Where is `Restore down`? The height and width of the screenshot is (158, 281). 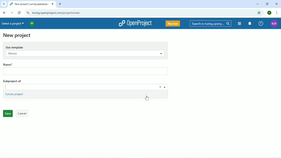 Restore down is located at coordinates (268, 4).